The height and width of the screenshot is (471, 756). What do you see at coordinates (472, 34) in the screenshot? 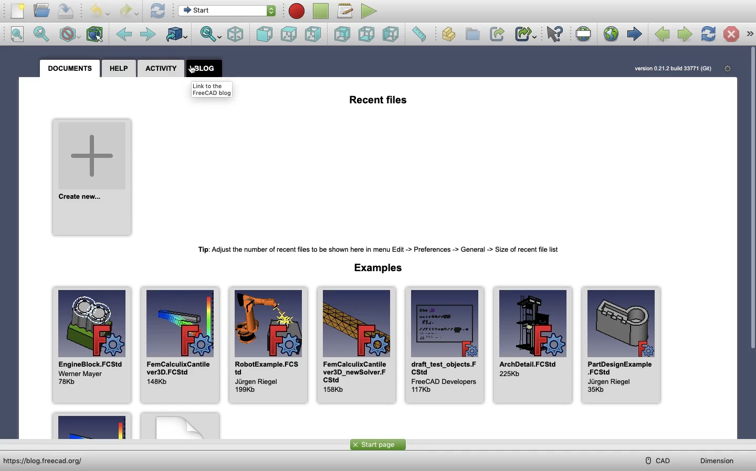
I see `Create Group` at bounding box center [472, 34].